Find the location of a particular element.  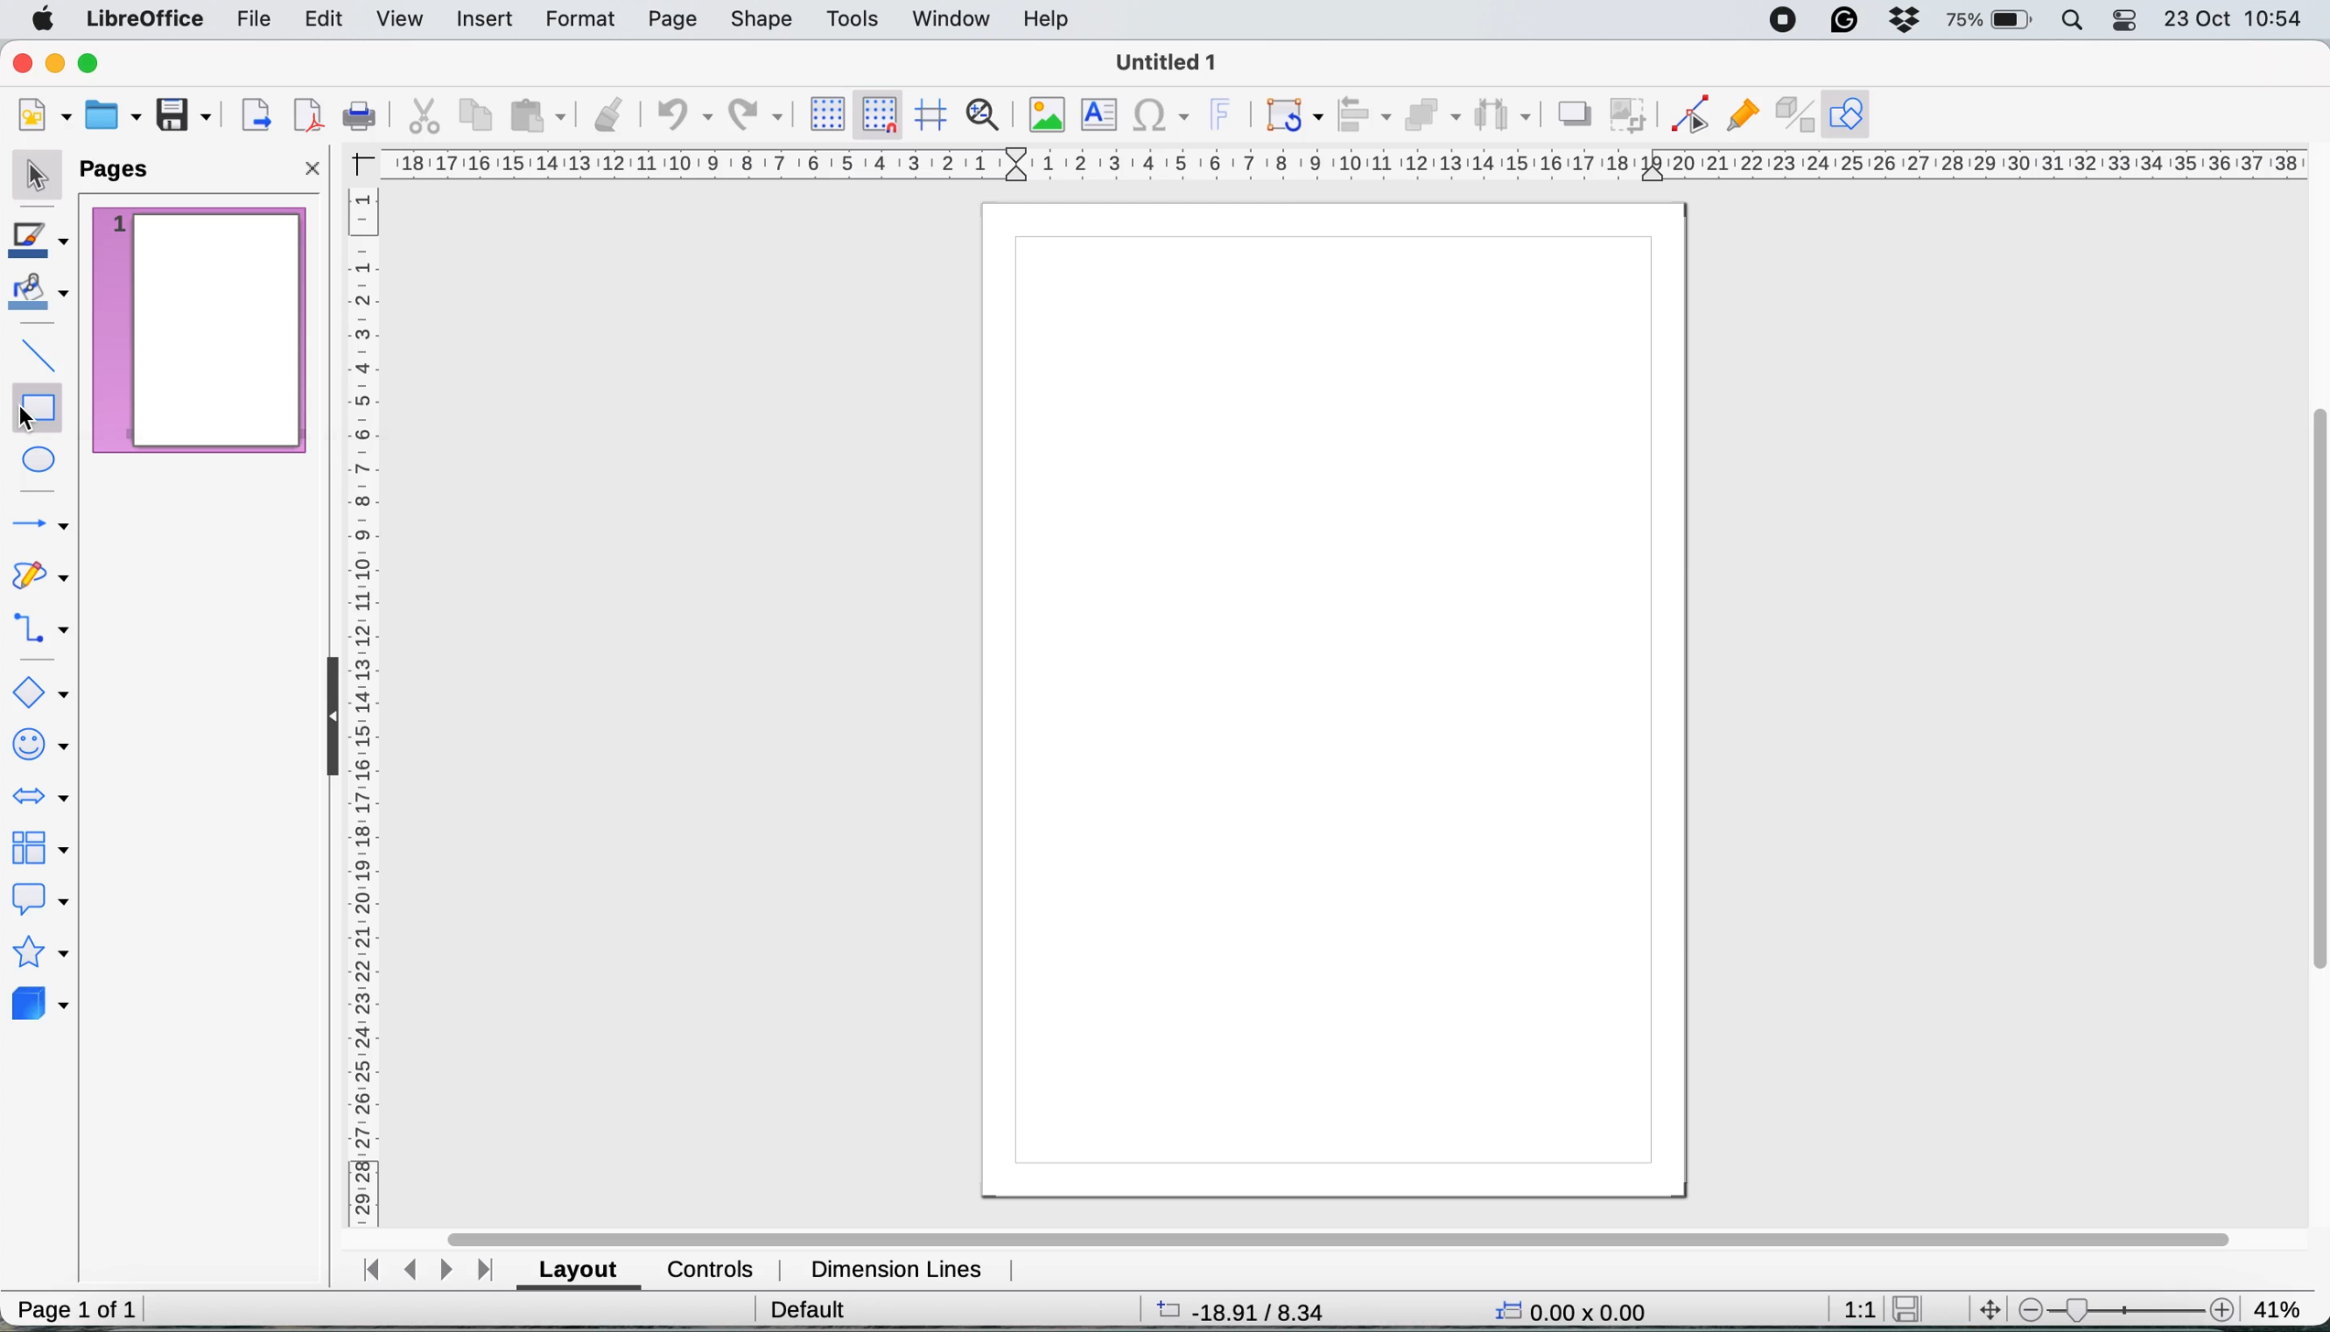

selection tool is located at coordinates (37, 179).